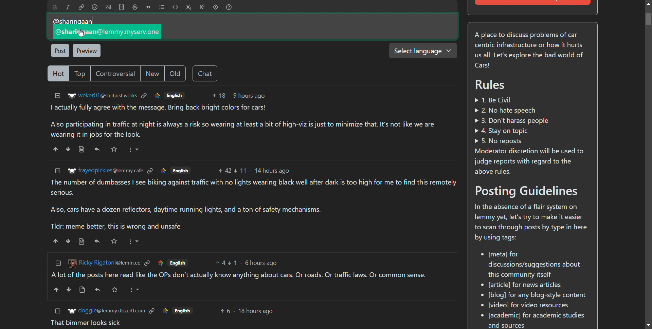  What do you see at coordinates (226, 311) in the screenshot?
I see `upvotes 6` at bounding box center [226, 311].